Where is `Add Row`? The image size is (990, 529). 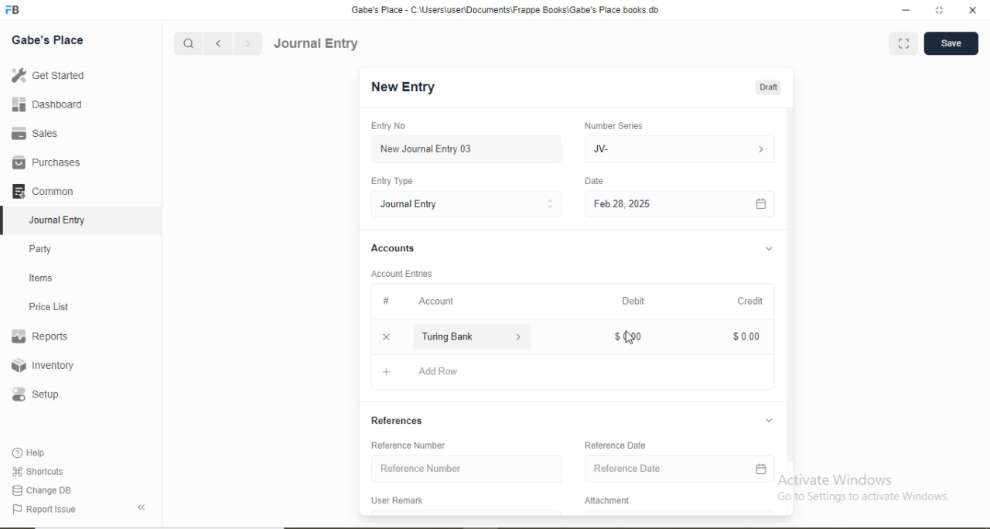
Add Row is located at coordinates (439, 370).